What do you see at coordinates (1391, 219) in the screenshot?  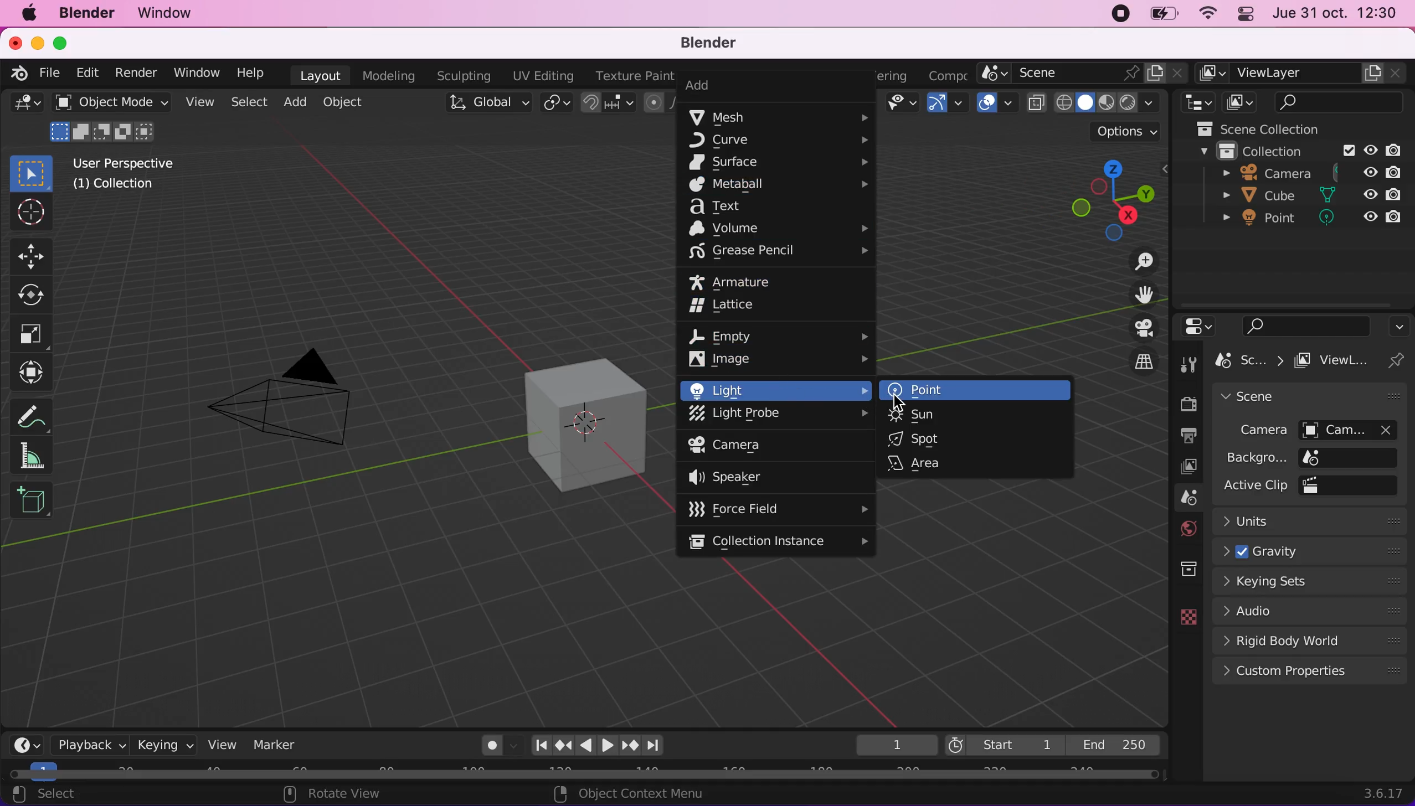 I see `disable in renders` at bounding box center [1391, 219].